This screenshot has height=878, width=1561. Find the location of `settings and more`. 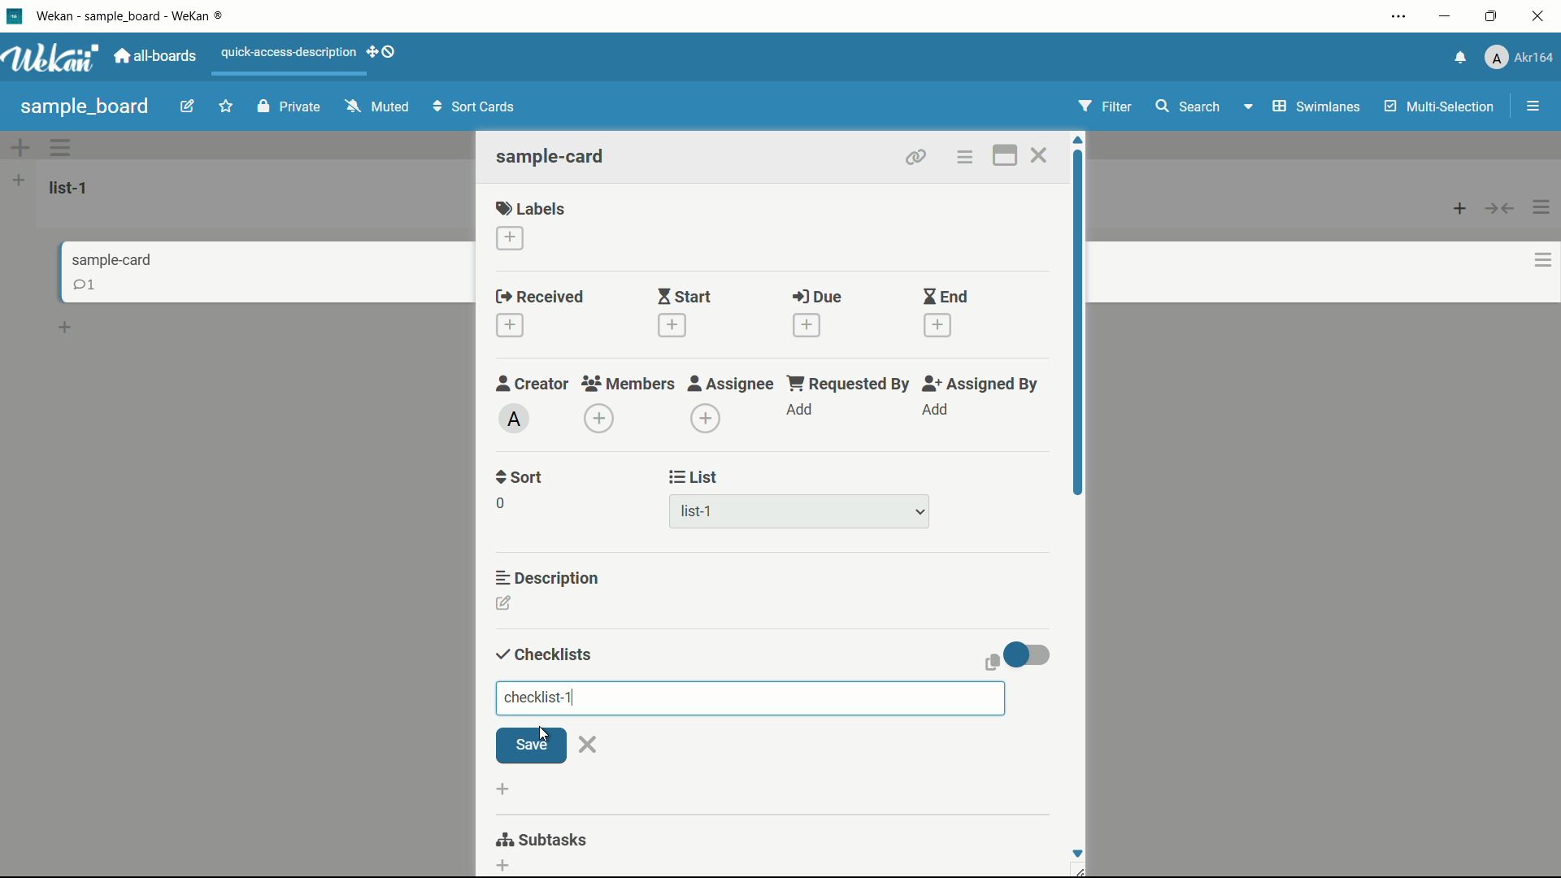

settings and more is located at coordinates (1399, 18).